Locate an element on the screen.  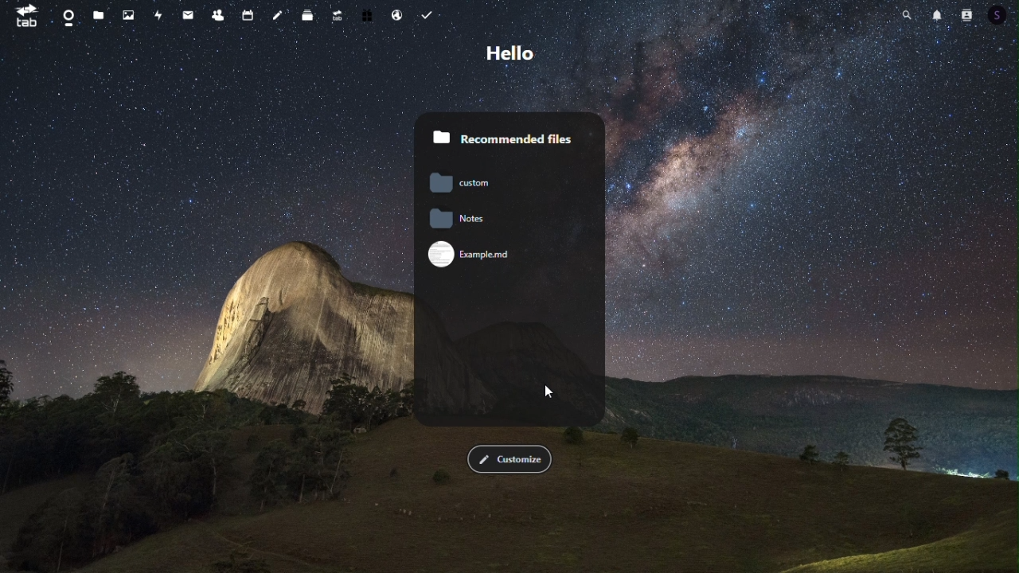
tab is located at coordinates (27, 18).